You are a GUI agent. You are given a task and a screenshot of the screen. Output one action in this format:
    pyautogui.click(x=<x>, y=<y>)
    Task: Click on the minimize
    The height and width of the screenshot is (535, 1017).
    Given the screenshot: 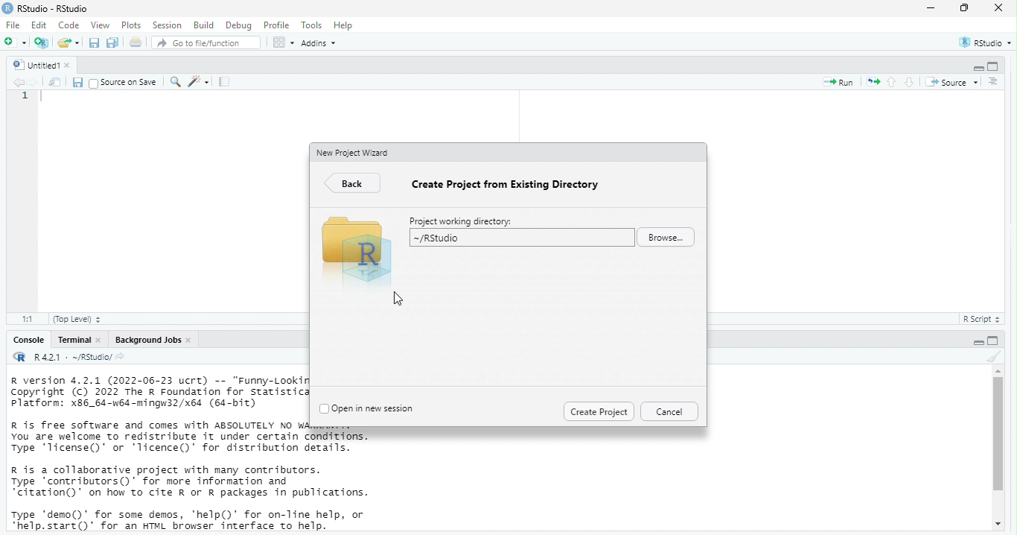 What is the action you would take?
    pyautogui.click(x=975, y=341)
    